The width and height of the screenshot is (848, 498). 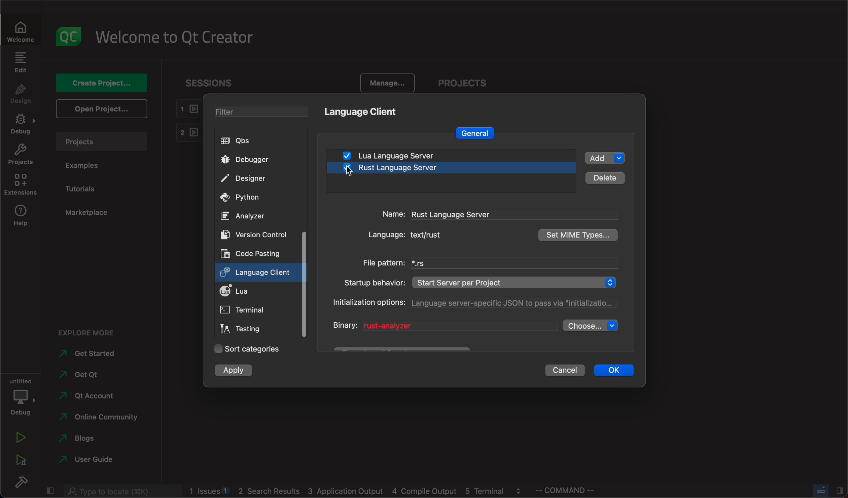 I want to click on PROJECTS, so click(x=462, y=83).